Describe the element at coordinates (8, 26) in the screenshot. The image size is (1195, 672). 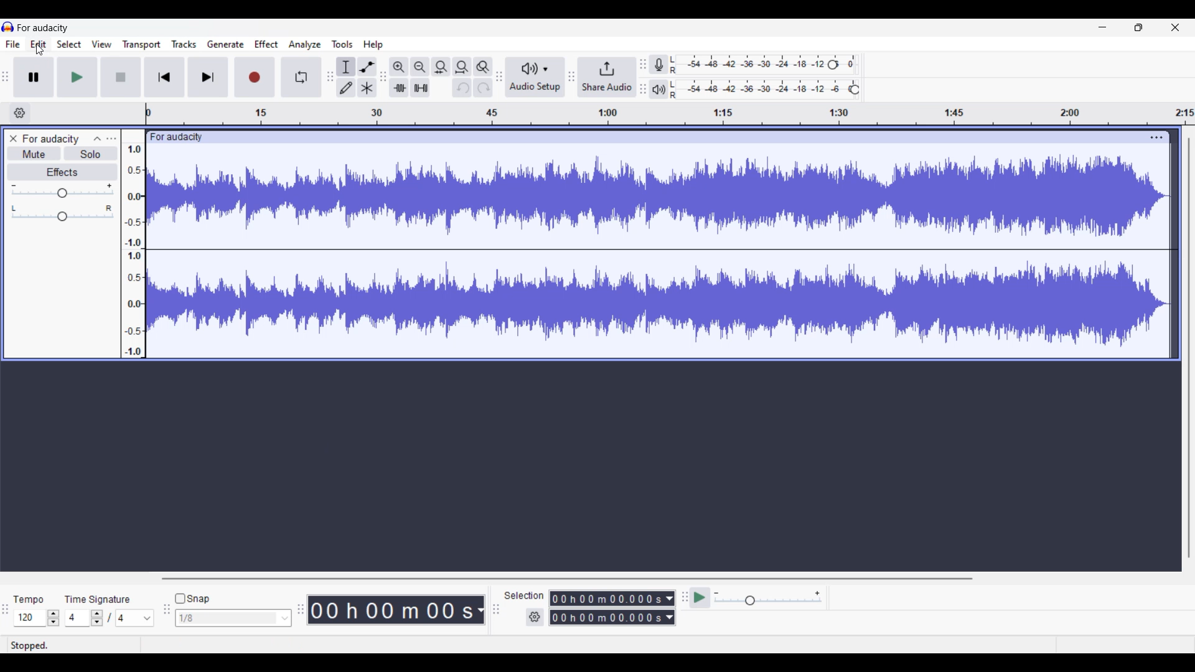
I see `Software logo` at that location.